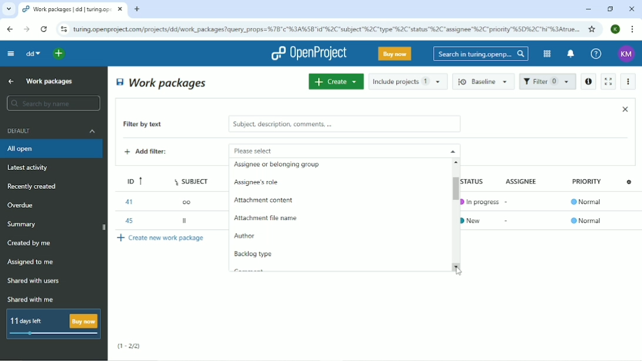 The width and height of the screenshot is (642, 361). I want to click on Shared with users, so click(34, 281).